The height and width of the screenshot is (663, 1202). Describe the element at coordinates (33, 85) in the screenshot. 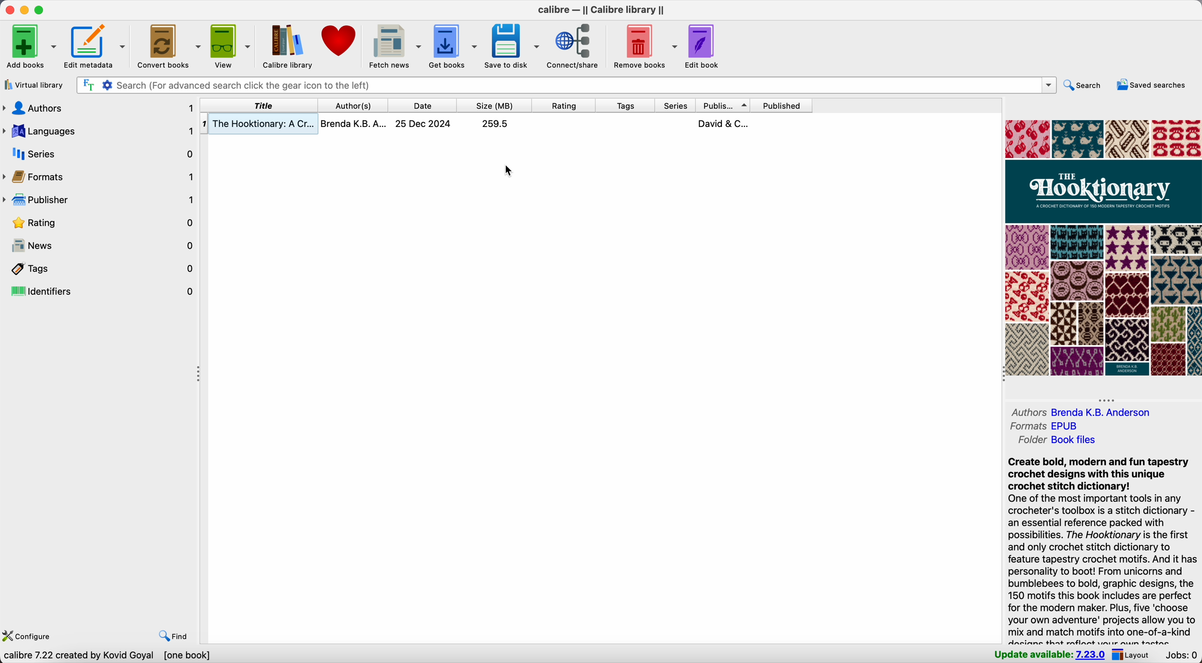

I see `virtual library` at that location.